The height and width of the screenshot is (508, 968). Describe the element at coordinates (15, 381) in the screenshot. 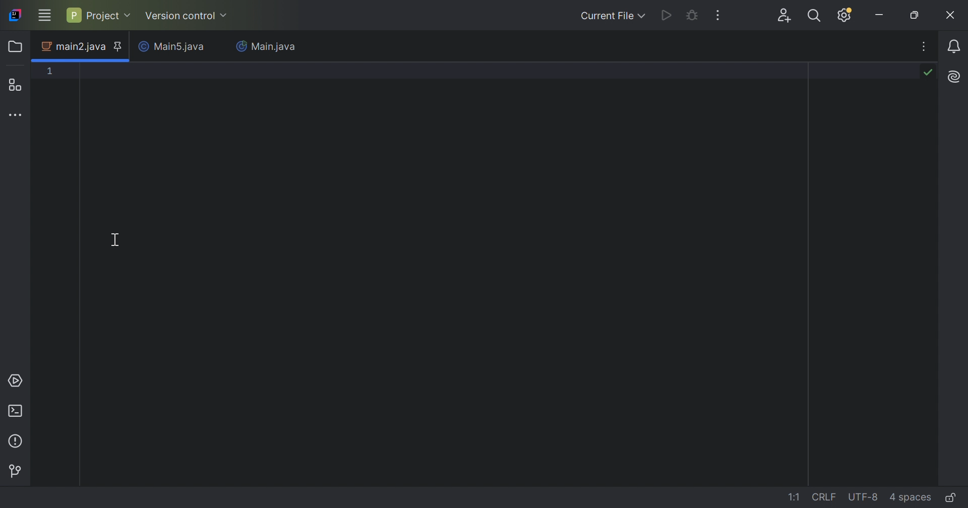

I see `Services` at that location.